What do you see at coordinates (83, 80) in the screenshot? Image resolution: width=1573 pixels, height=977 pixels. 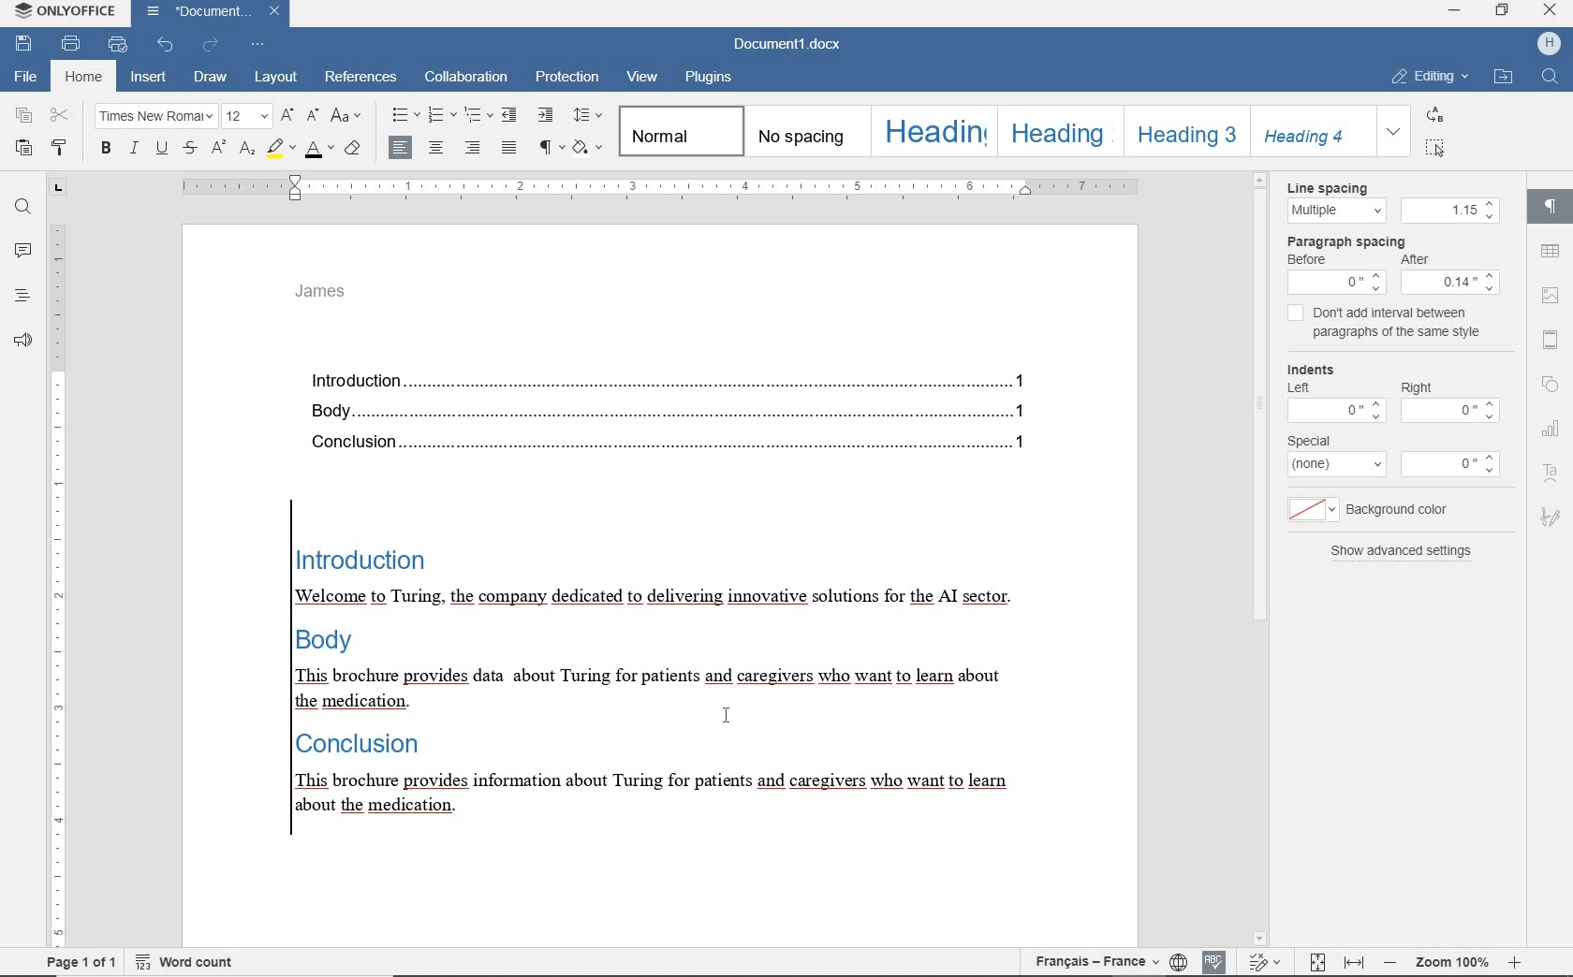 I see `home` at bounding box center [83, 80].